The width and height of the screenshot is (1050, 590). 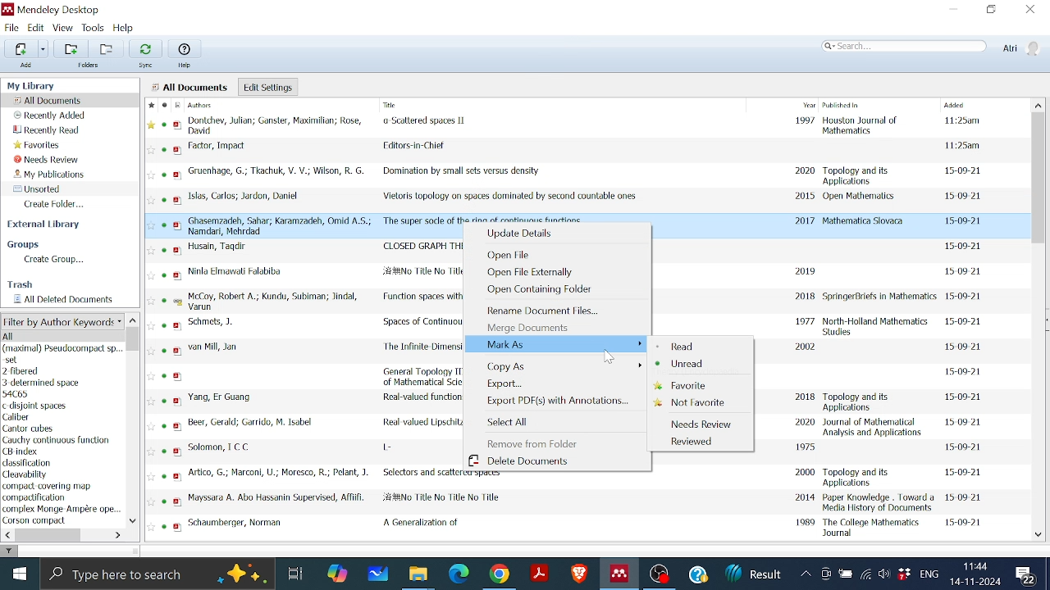 What do you see at coordinates (17, 418) in the screenshot?
I see `Caliber` at bounding box center [17, 418].